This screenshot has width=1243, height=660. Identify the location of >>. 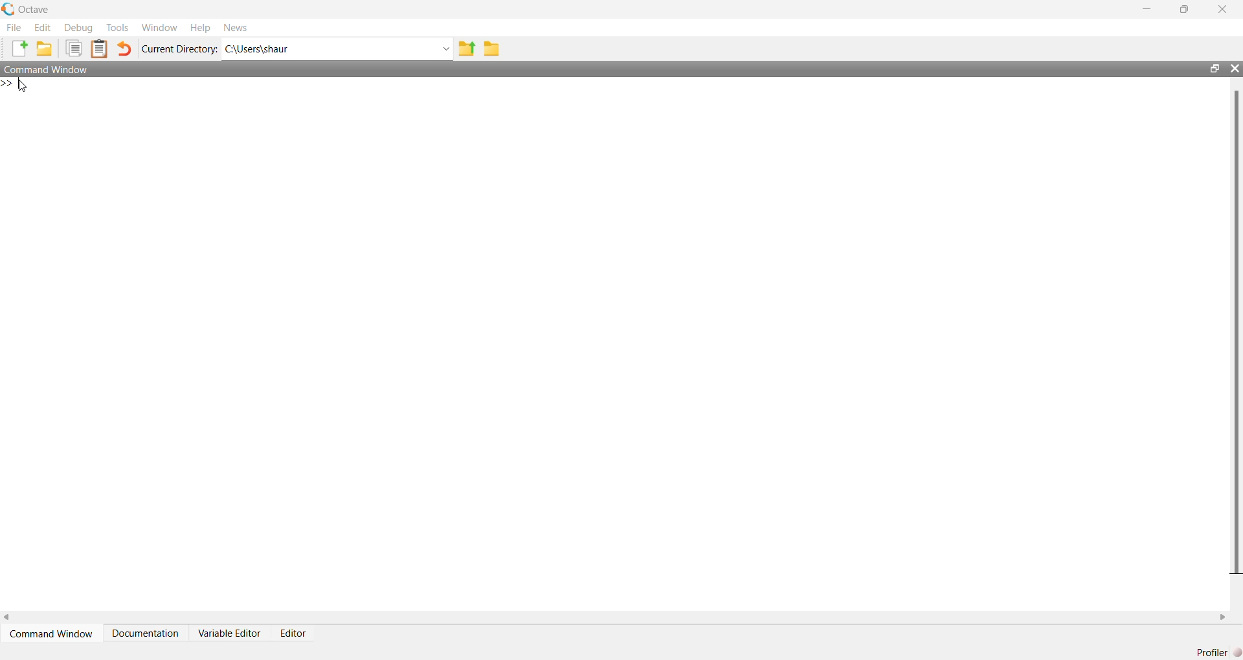
(8, 83).